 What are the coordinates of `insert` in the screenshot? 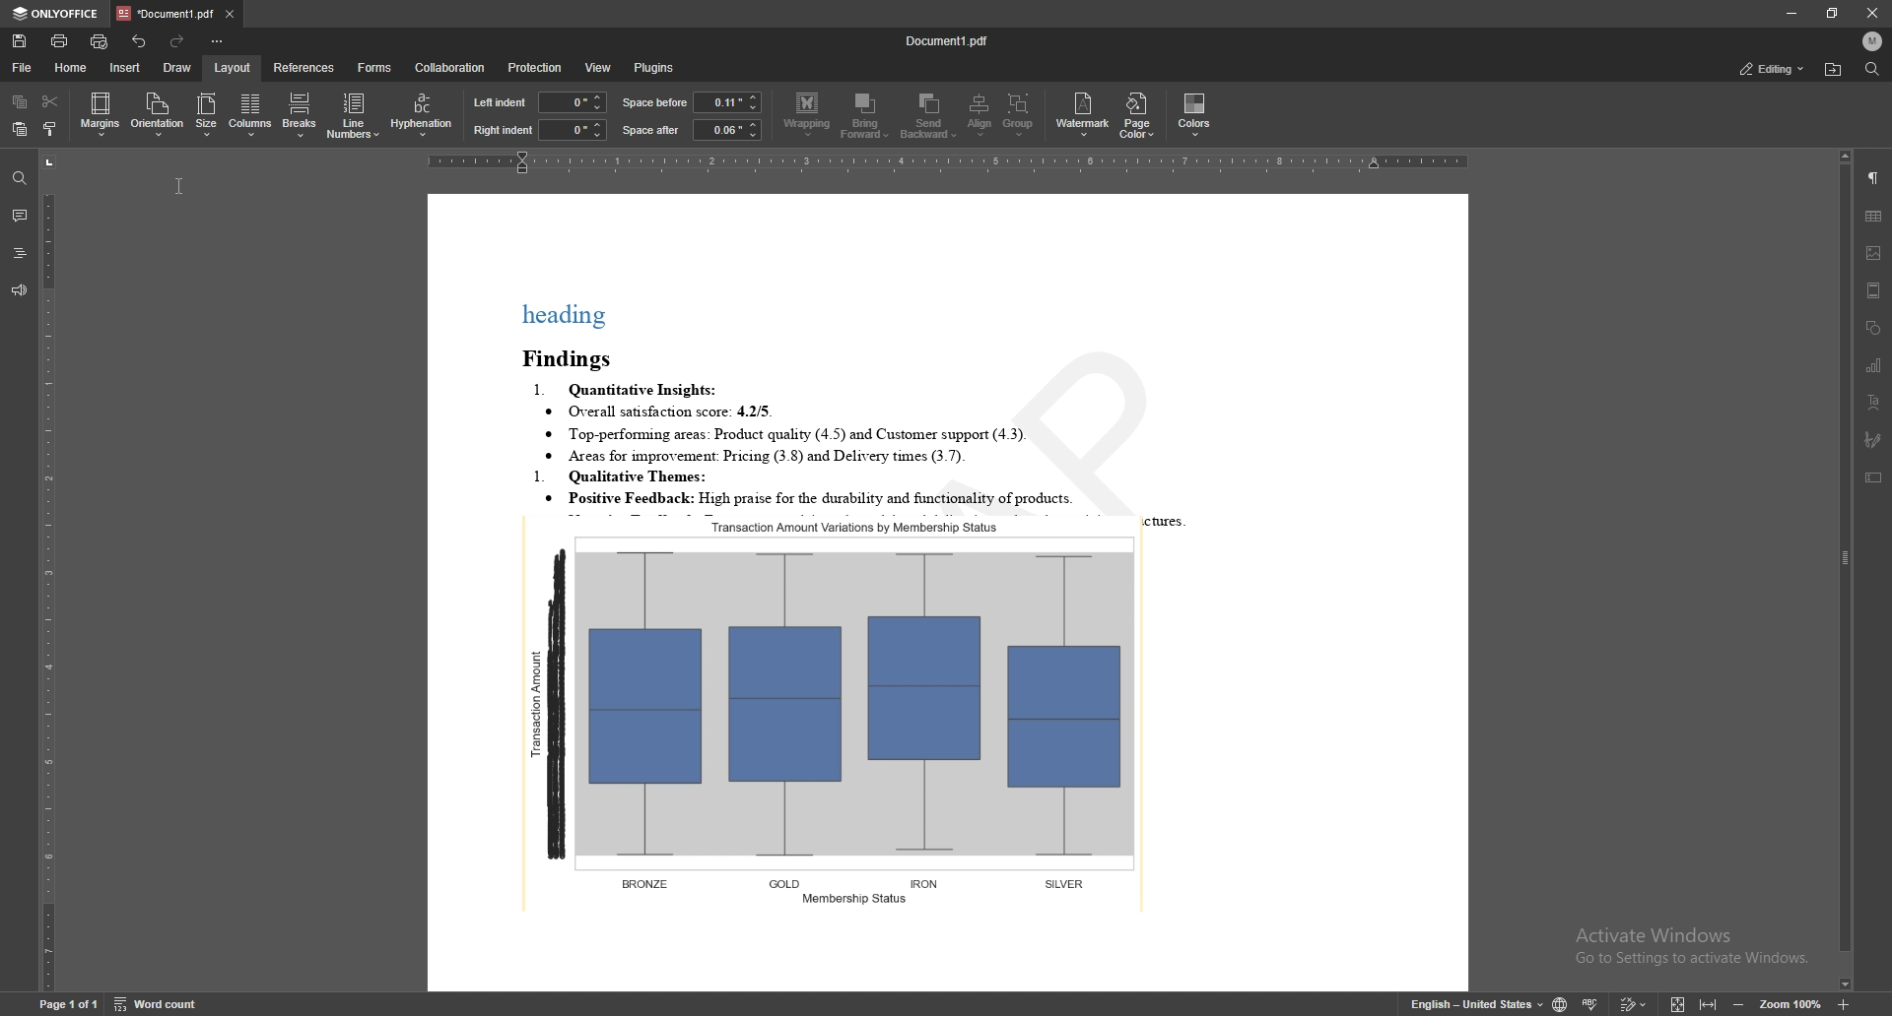 It's located at (126, 68).